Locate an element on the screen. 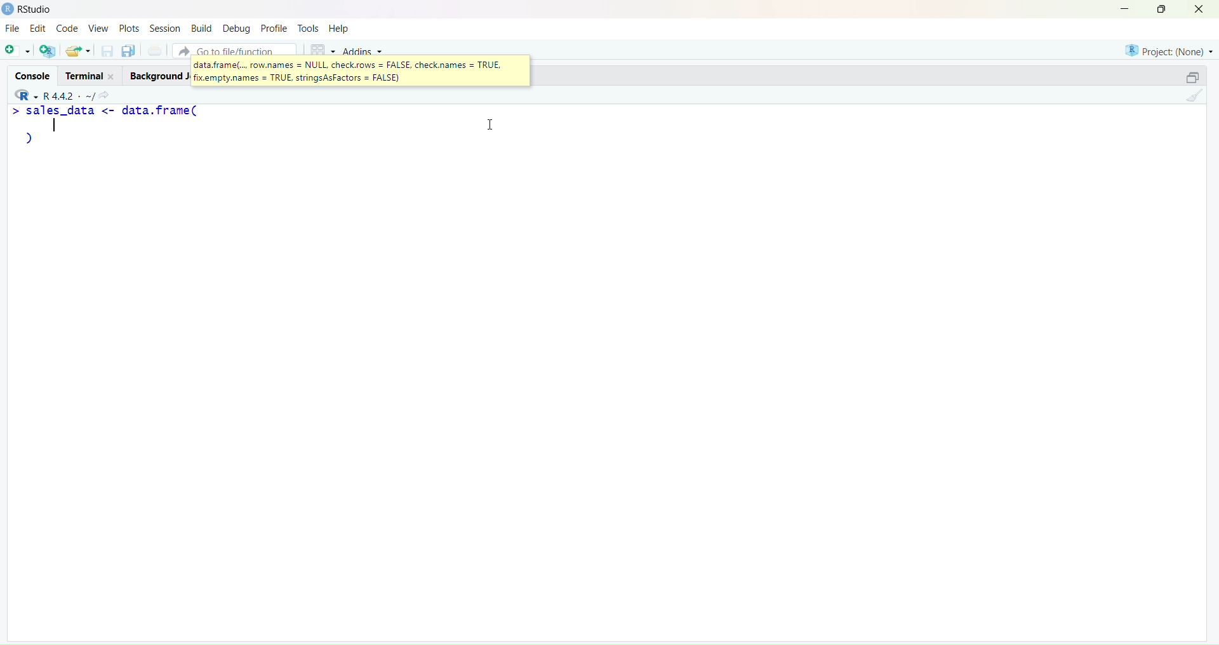  cursor is located at coordinates (493, 128).